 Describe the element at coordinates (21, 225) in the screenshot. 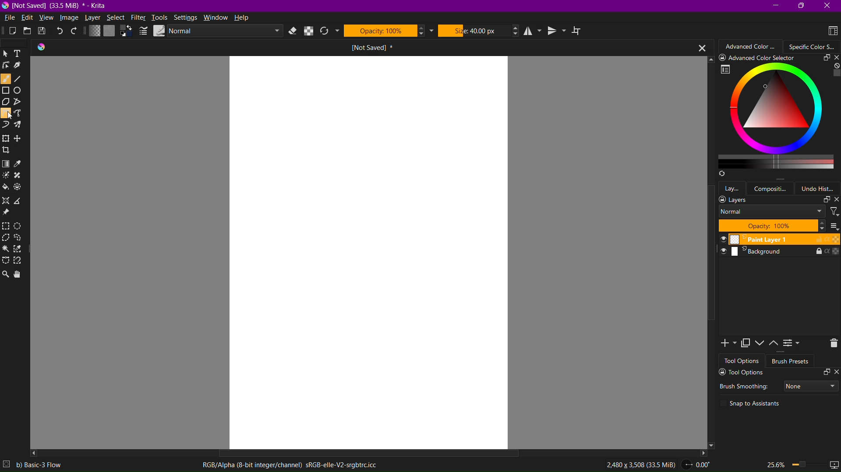

I see `Elliptical Selection Tool` at that location.